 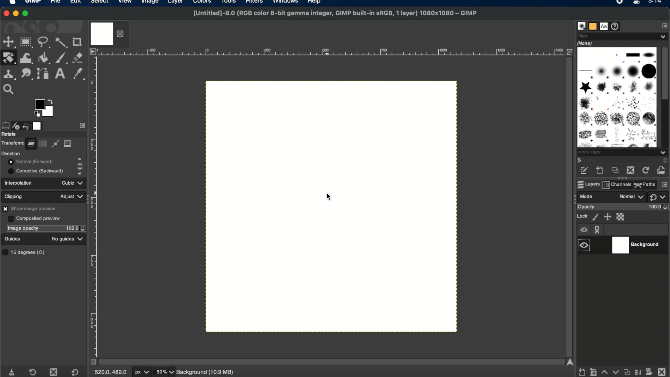 What do you see at coordinates (25, 252) in the screenshot?
I see `15 degrees` at bounding box center [25, 252].